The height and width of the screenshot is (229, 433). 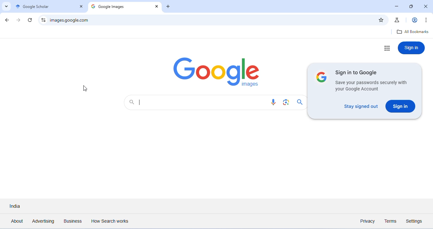 What do you see at coordinates (414, 20) in the screenshot?
I see `account` at bounding box center [414, 20].